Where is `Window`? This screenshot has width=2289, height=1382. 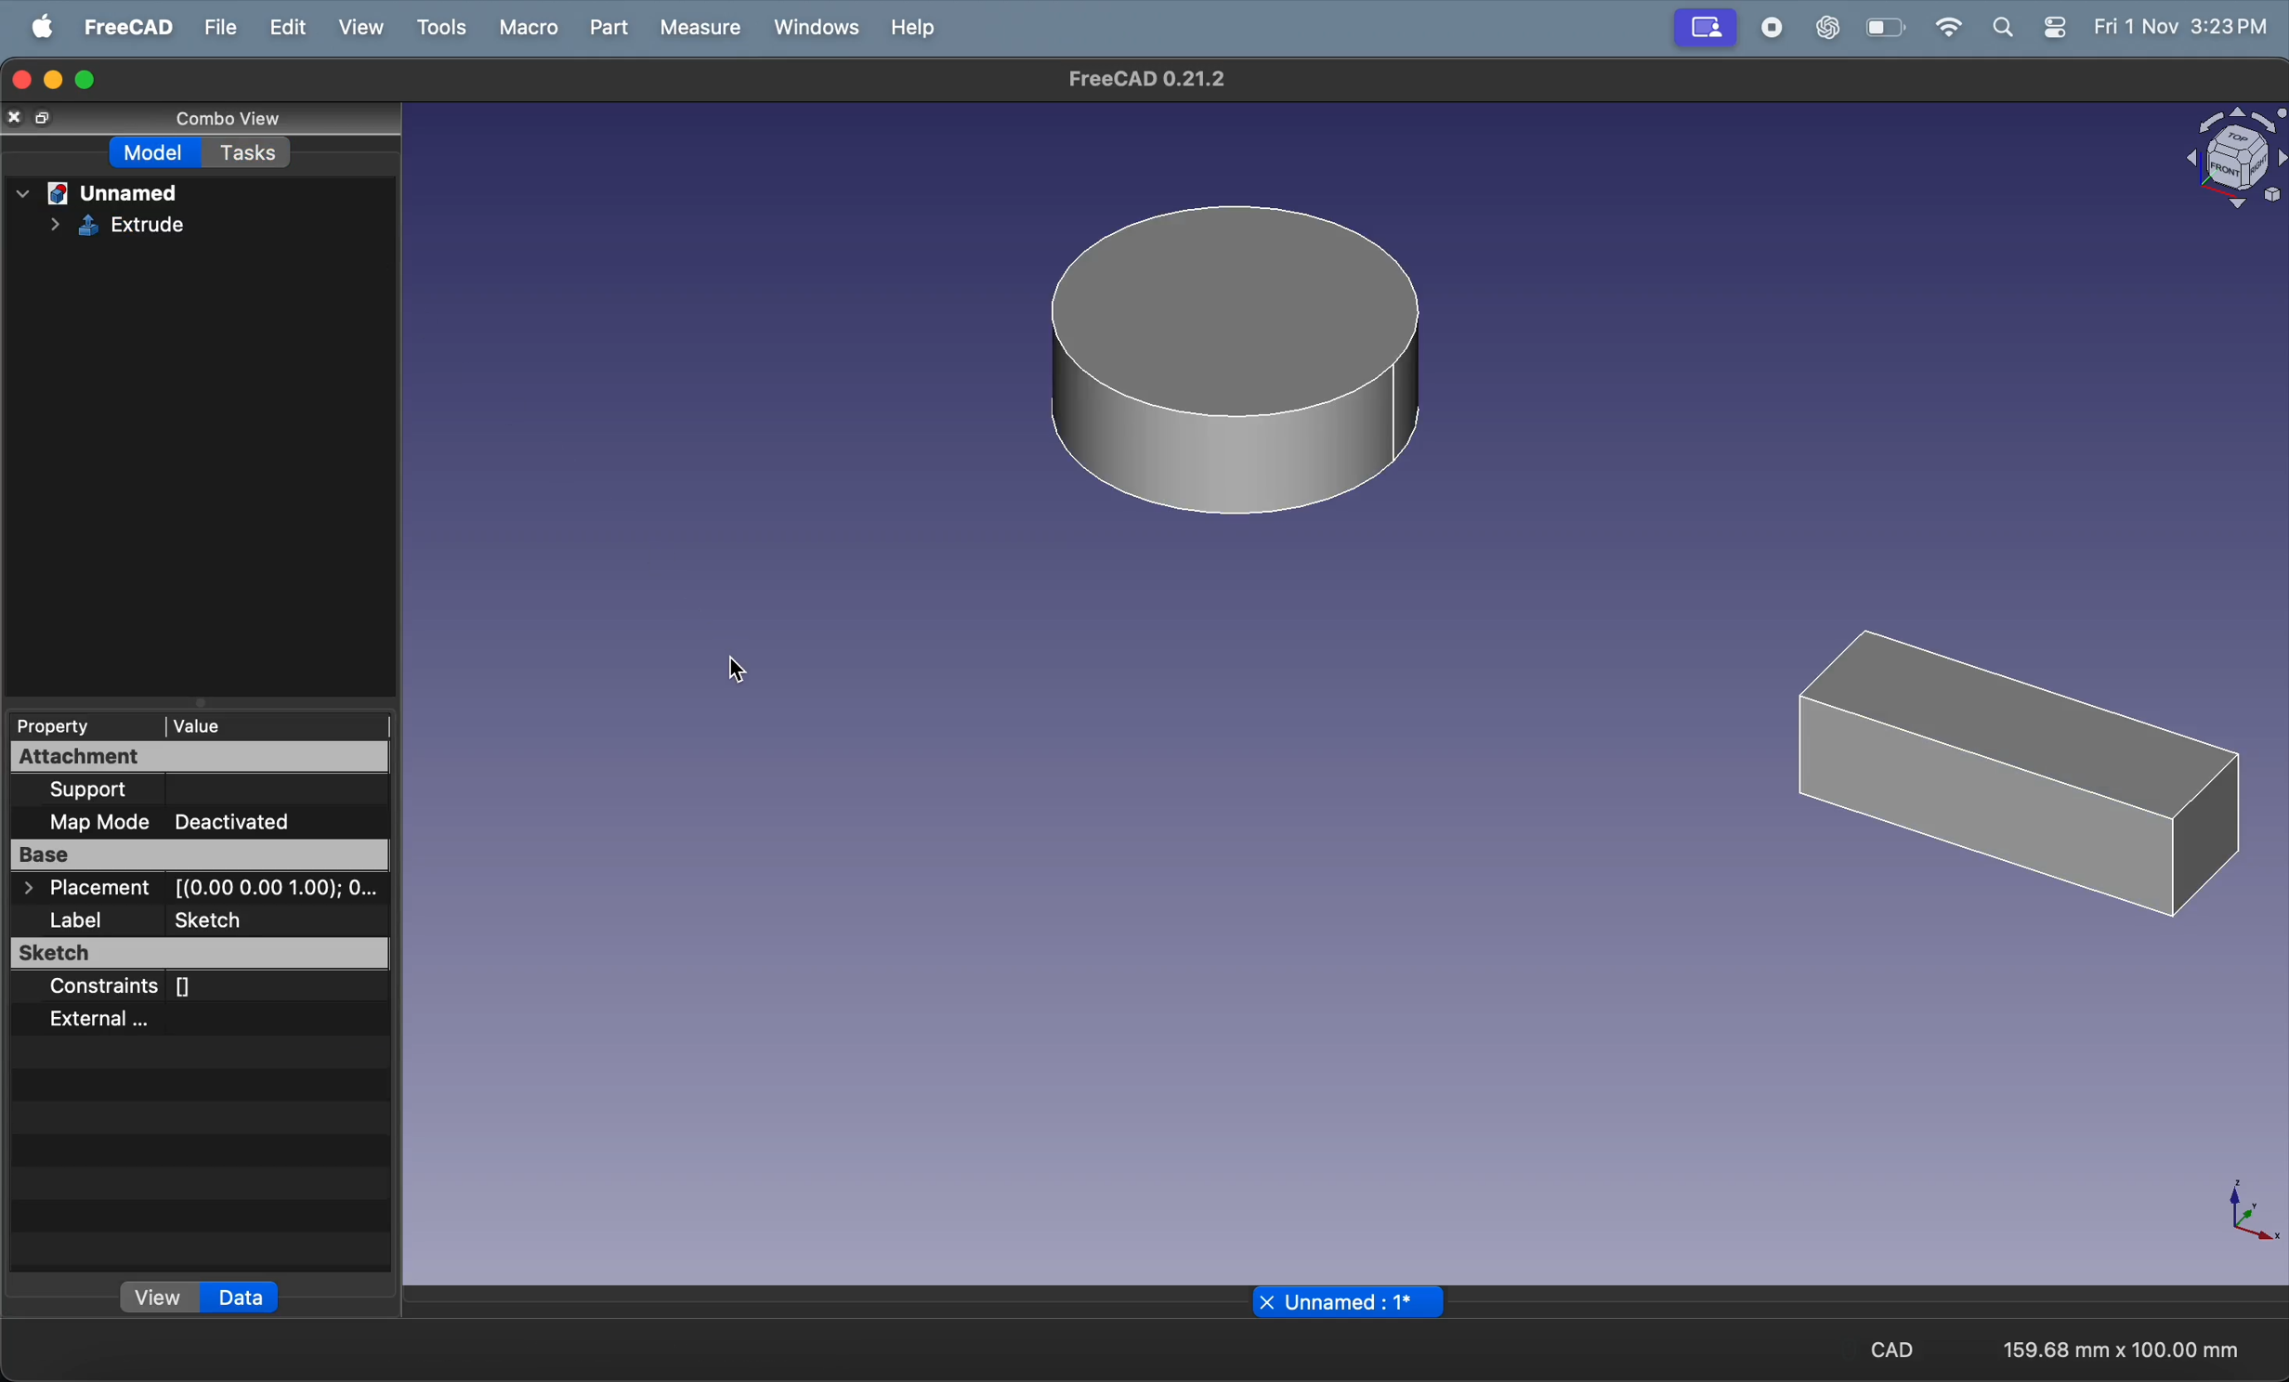
Window is located at coordinates (817, 28).